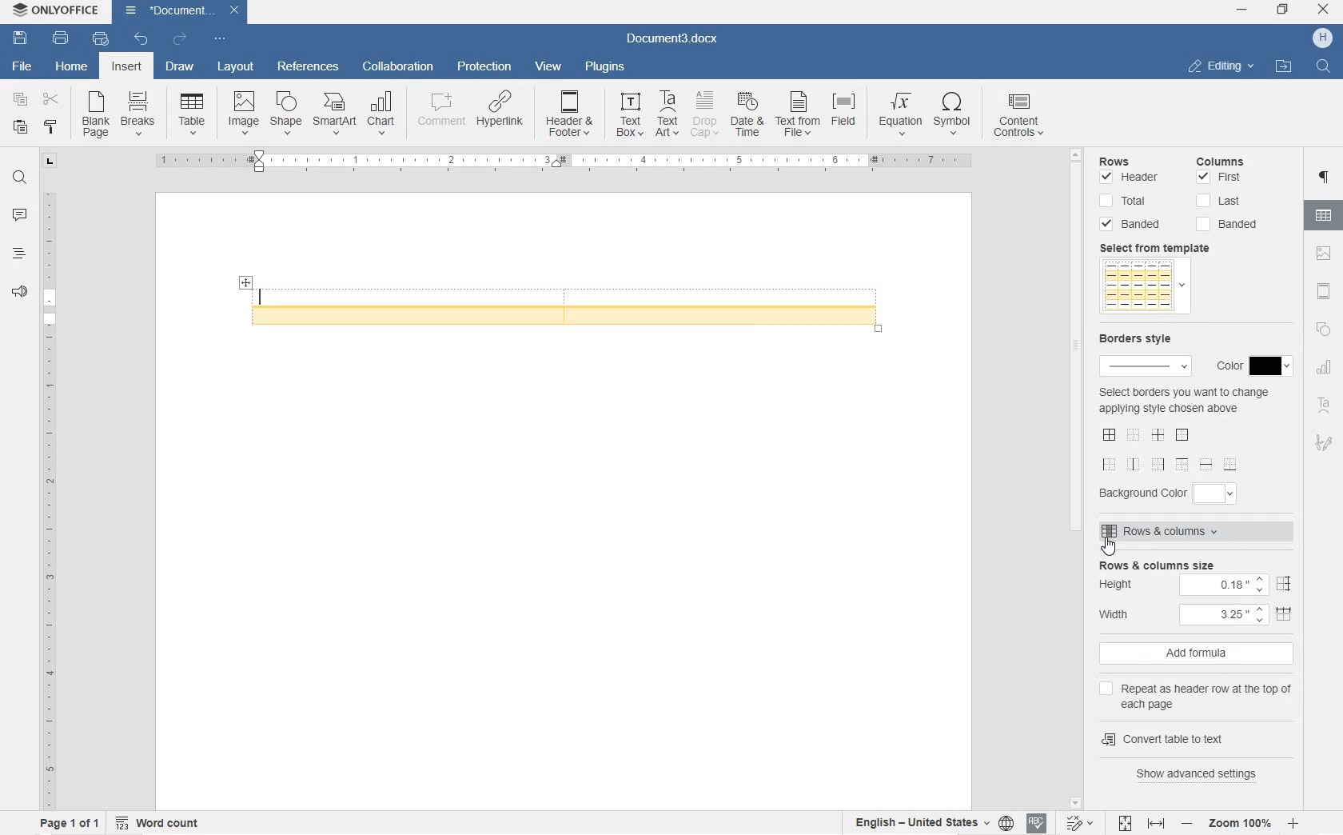 This screenshot has height=835, width=1343. I want to click on columns, so click(1229, 159).